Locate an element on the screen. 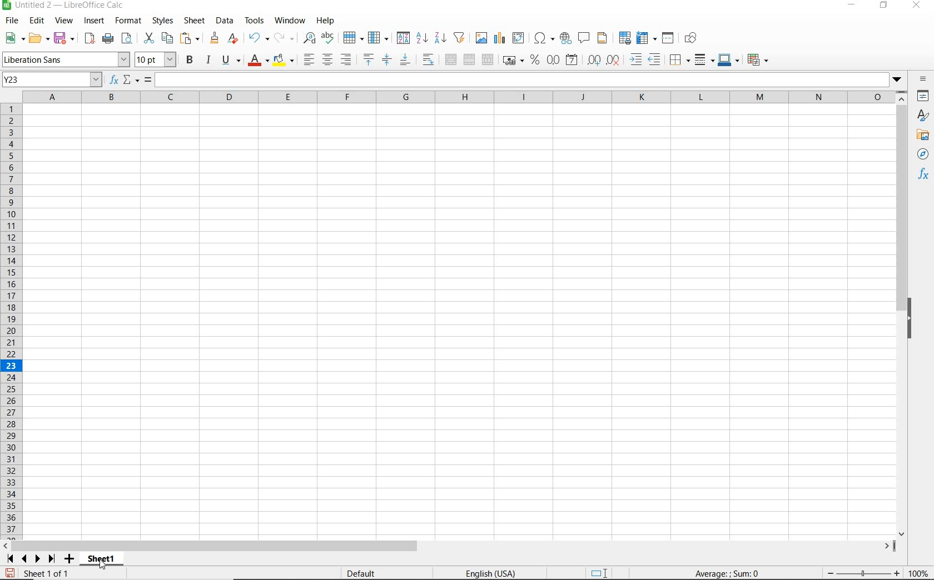 The height and width of the screenshot is (580, 934). INSERT IMAGE is located at coordinates (481, 37).